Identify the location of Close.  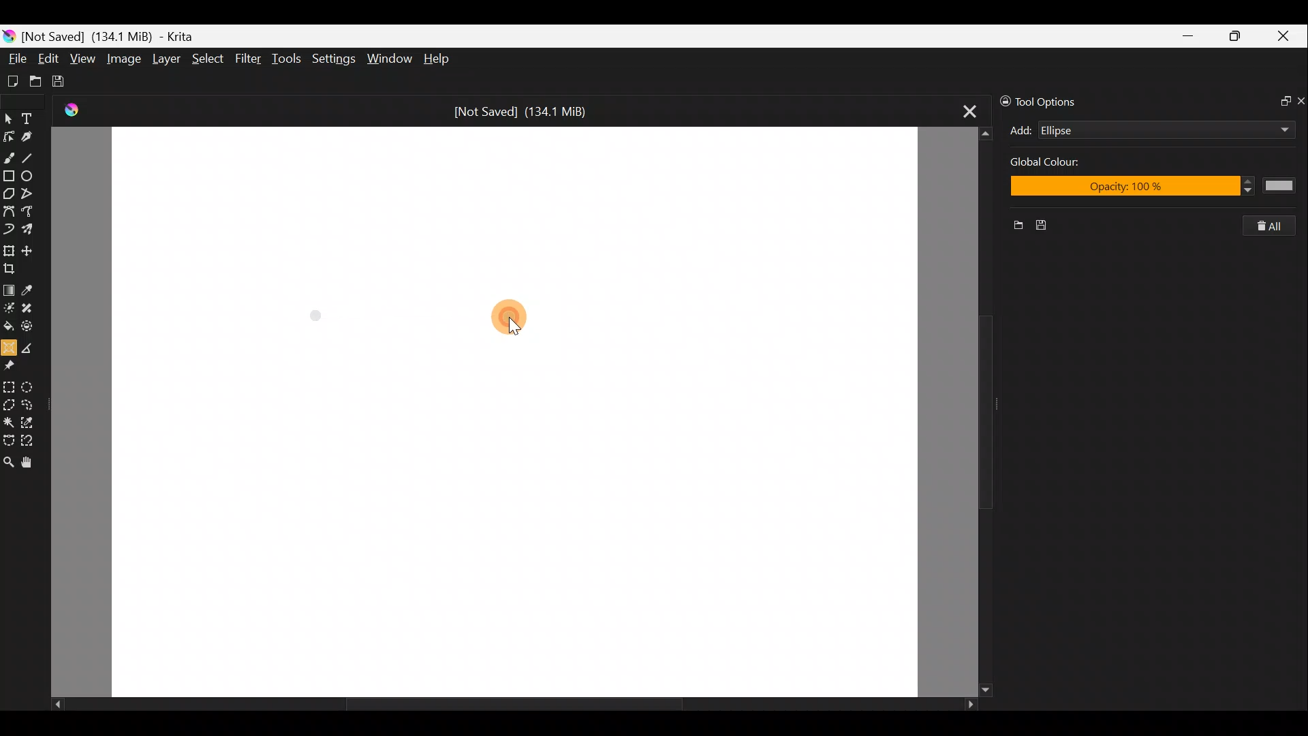
(1286, 37).